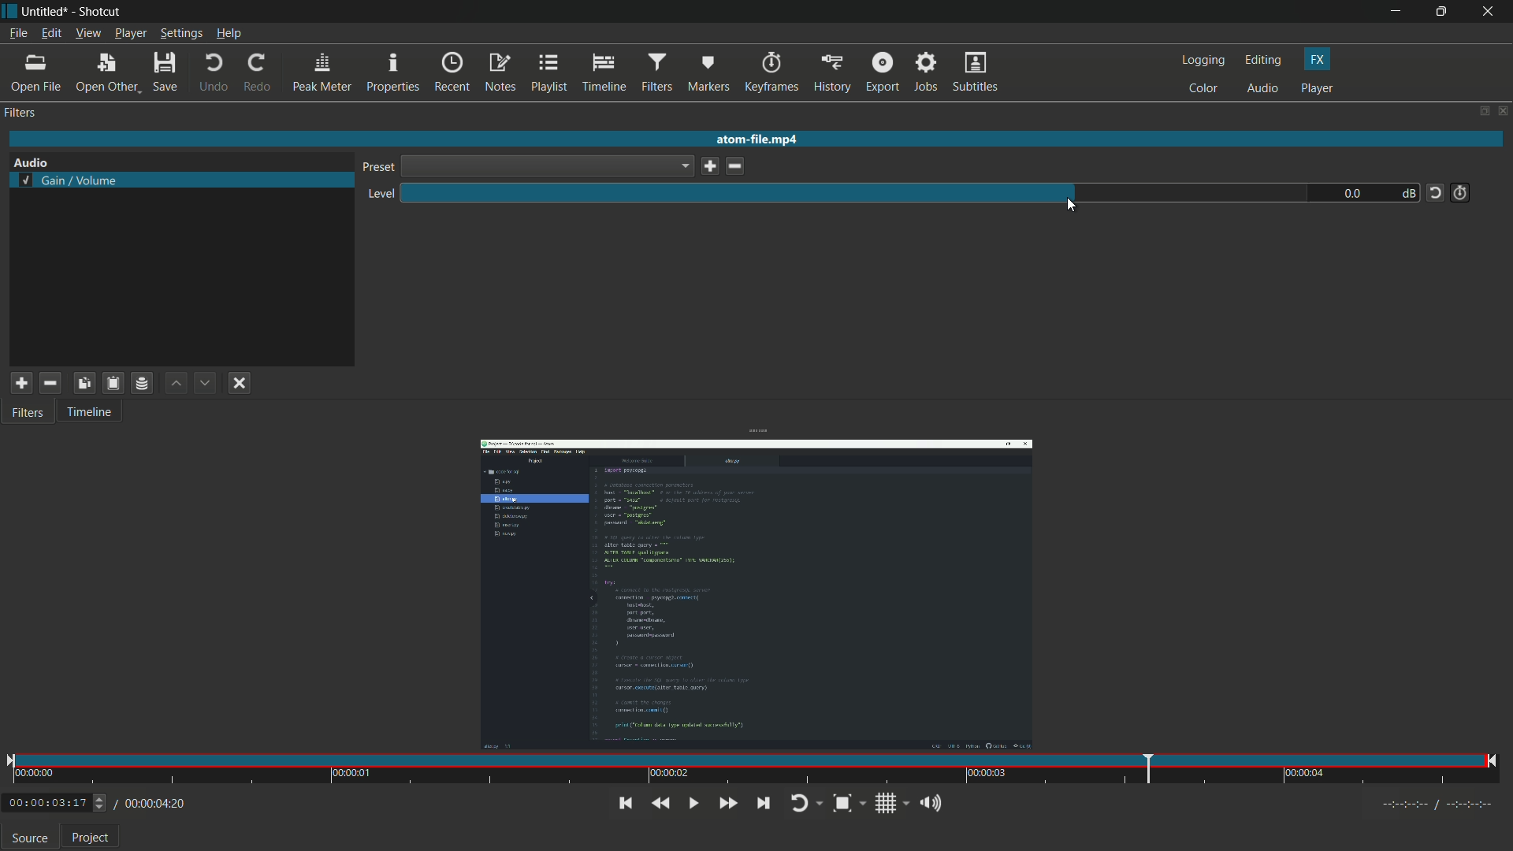 The height and width of the screenshot is (851, 1513). Describe the element at coordinates (763, 804) in the screenshot. I see `skip to next point` at that location.